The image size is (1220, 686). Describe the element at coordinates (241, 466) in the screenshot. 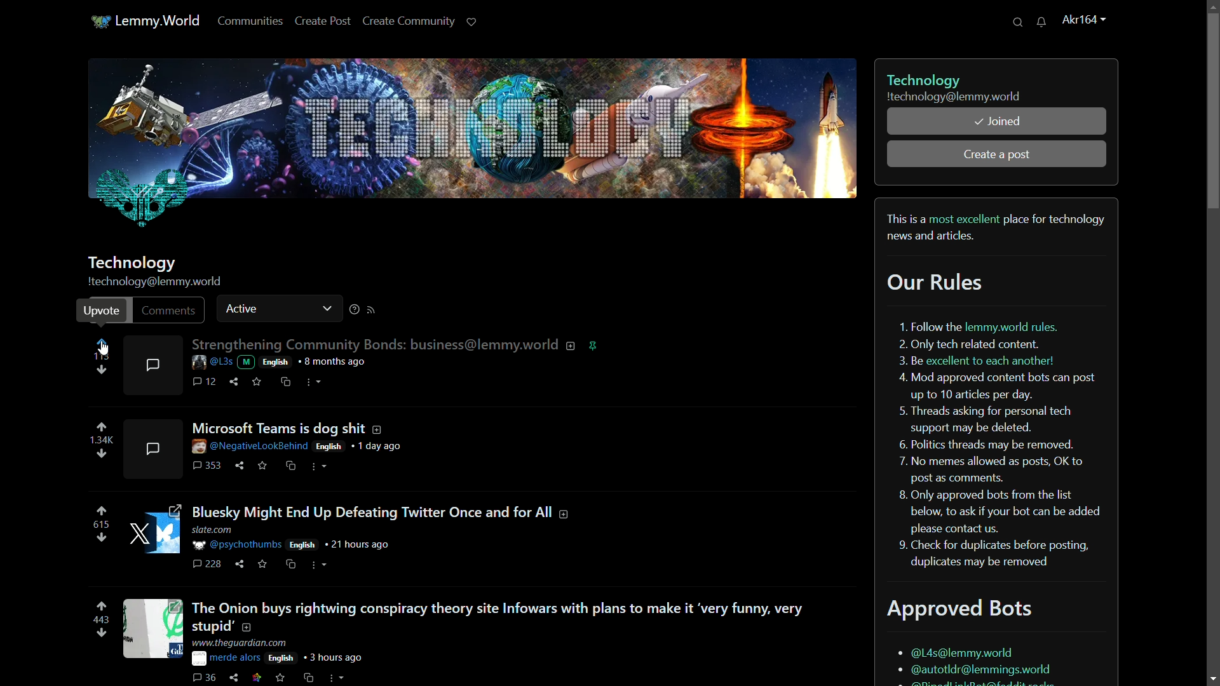

I see `share` at that location.